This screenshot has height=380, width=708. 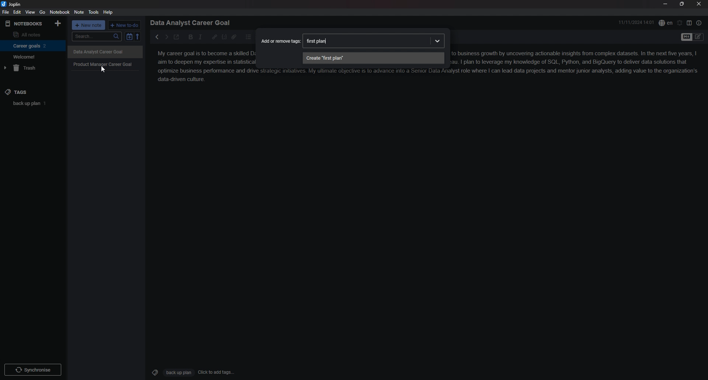 What do you see at coordinates (377, 40) in the screenshot?
I see `first plan` at bounding box center [377, 40].